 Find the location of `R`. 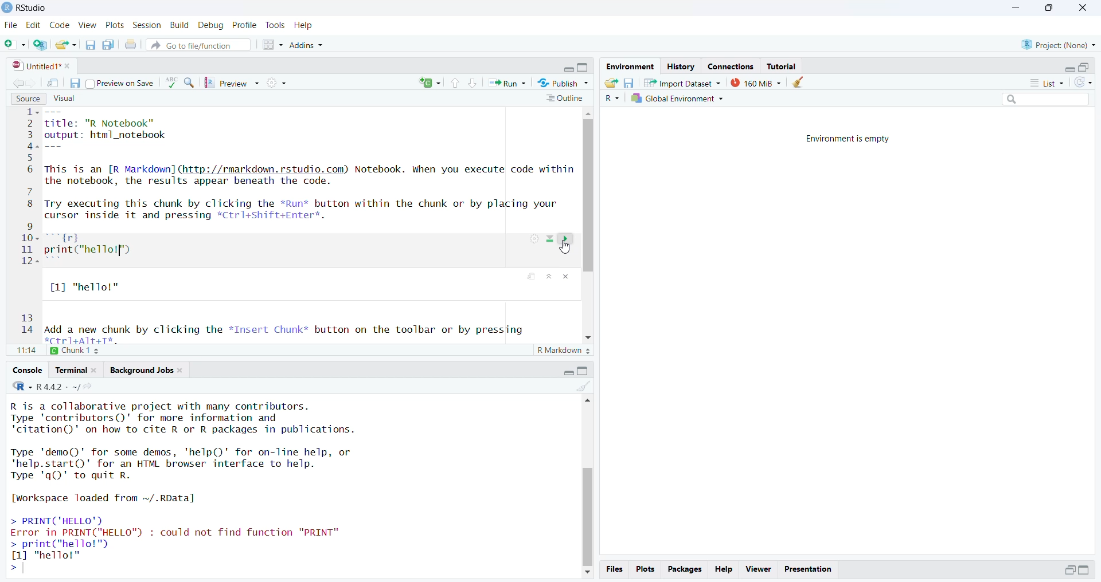

R is located at coordinates (610, 99).